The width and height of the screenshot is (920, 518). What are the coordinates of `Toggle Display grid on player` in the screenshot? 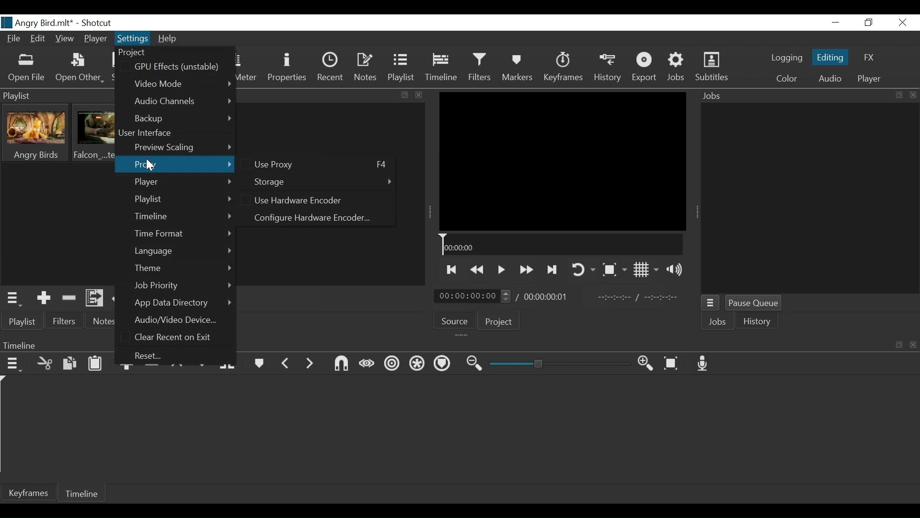 It's located at (644, 270).